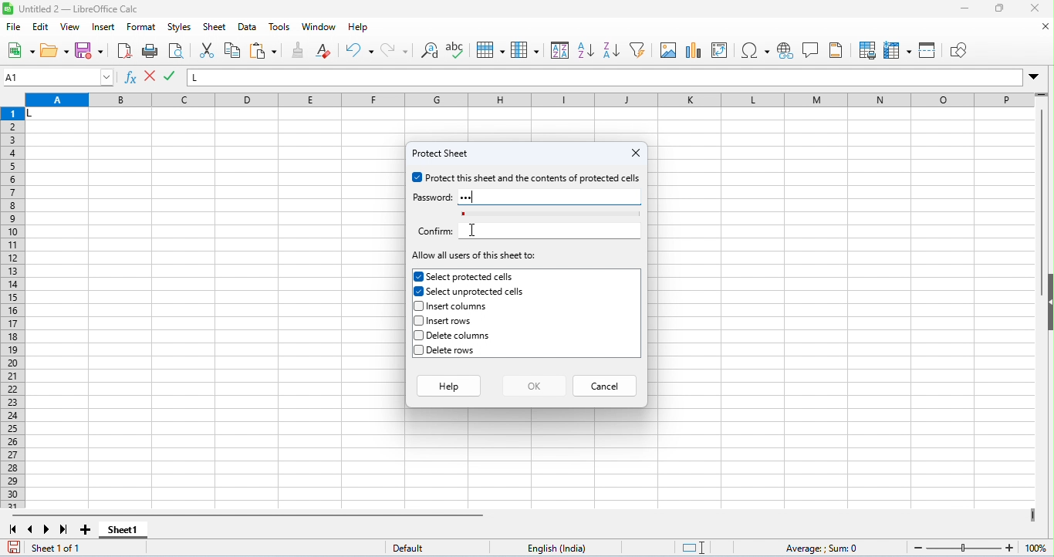 The image size is (1054, 557). Describe the element at coordinates (445, 321) in the screenshot. I see `insert rows` at that location.